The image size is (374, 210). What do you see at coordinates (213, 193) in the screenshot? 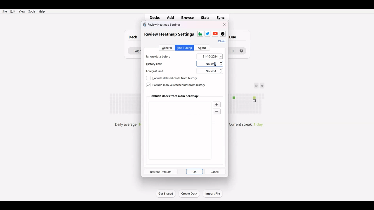
I see `Import File` at bounding box center [213, 193].